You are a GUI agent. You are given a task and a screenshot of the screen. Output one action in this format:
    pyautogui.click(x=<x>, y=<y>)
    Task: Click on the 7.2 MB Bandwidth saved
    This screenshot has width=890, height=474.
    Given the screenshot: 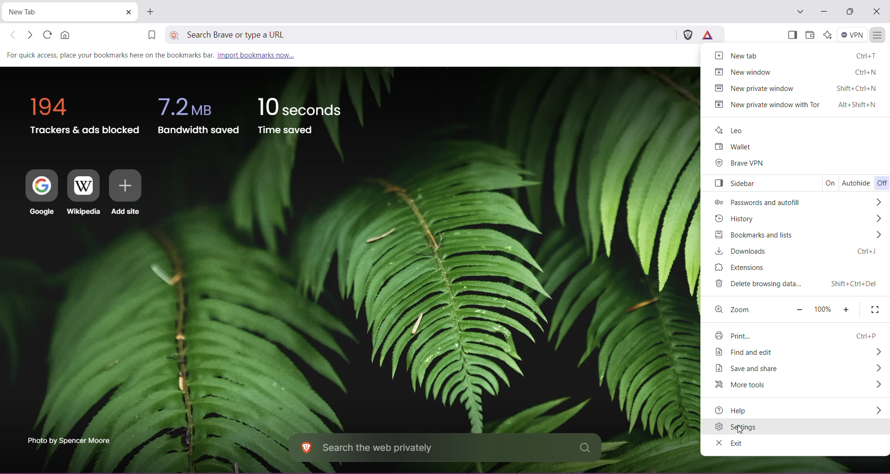 What is the action you would take?
    pyautogui.click(x=199, y=114)
    